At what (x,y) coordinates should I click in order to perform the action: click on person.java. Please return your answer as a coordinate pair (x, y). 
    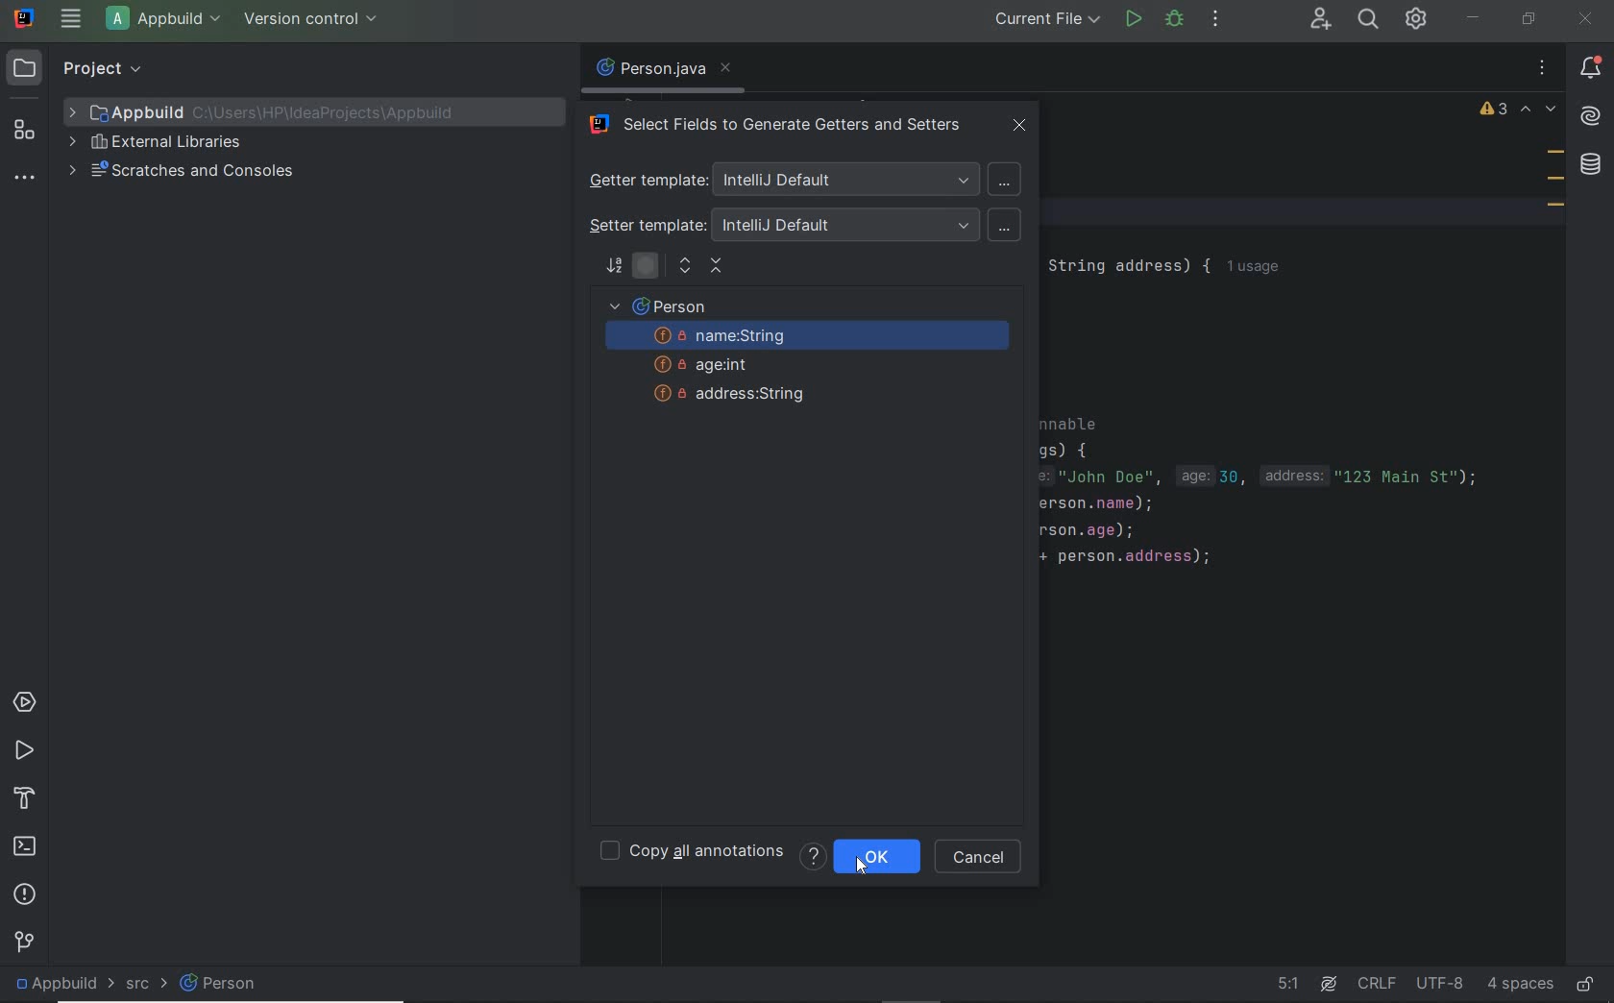
    Looking at the image, I should click on (662, 69).